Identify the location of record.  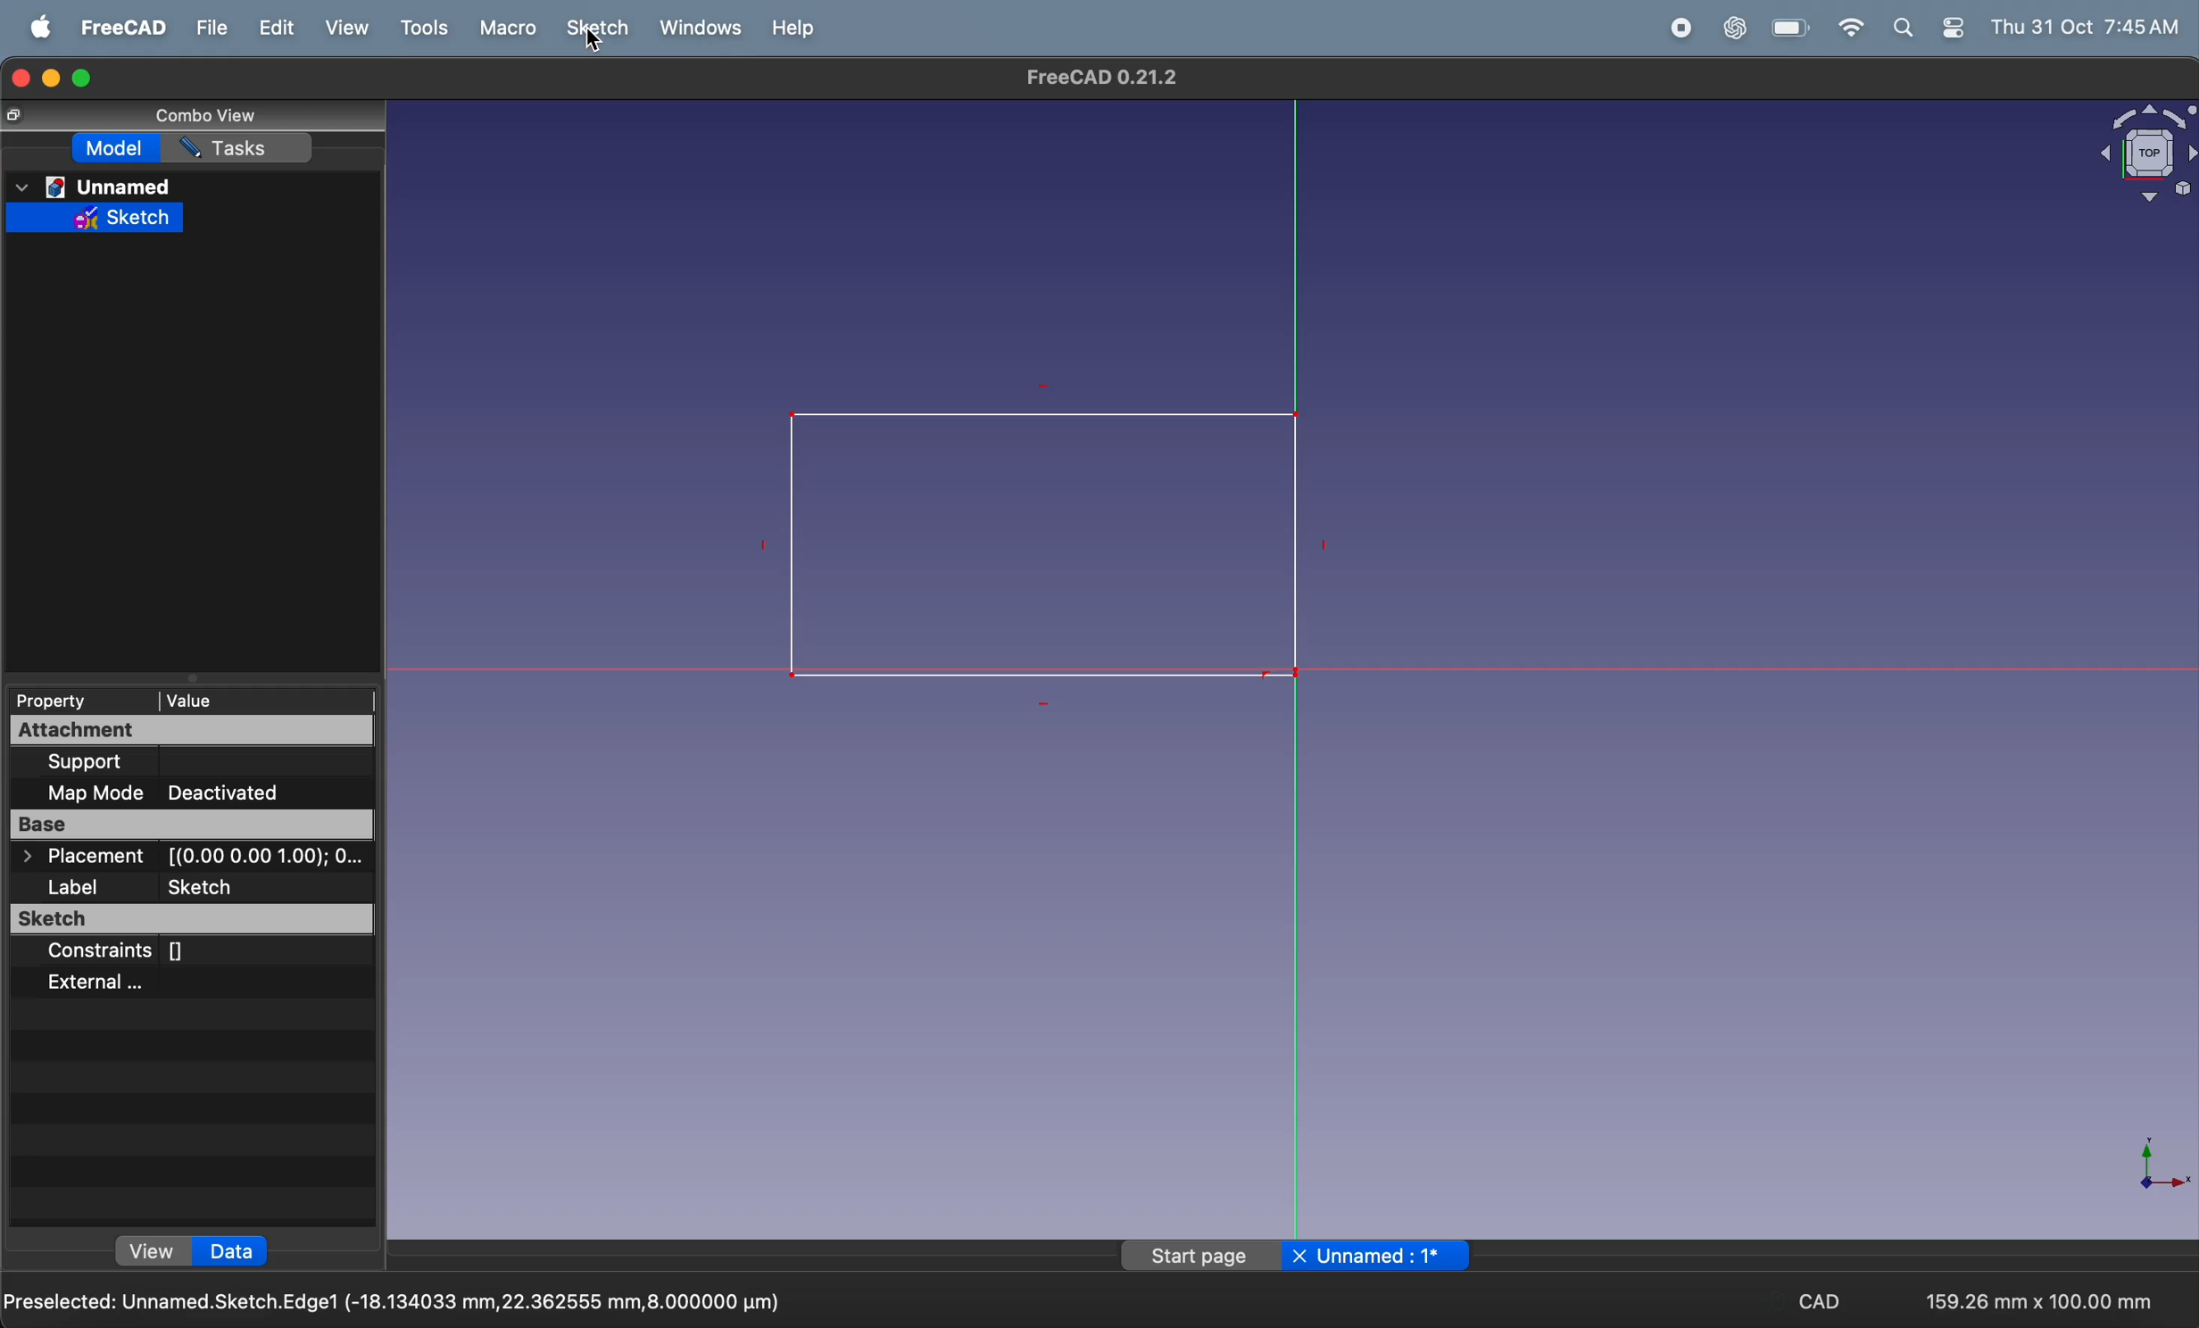
(1673, 28).